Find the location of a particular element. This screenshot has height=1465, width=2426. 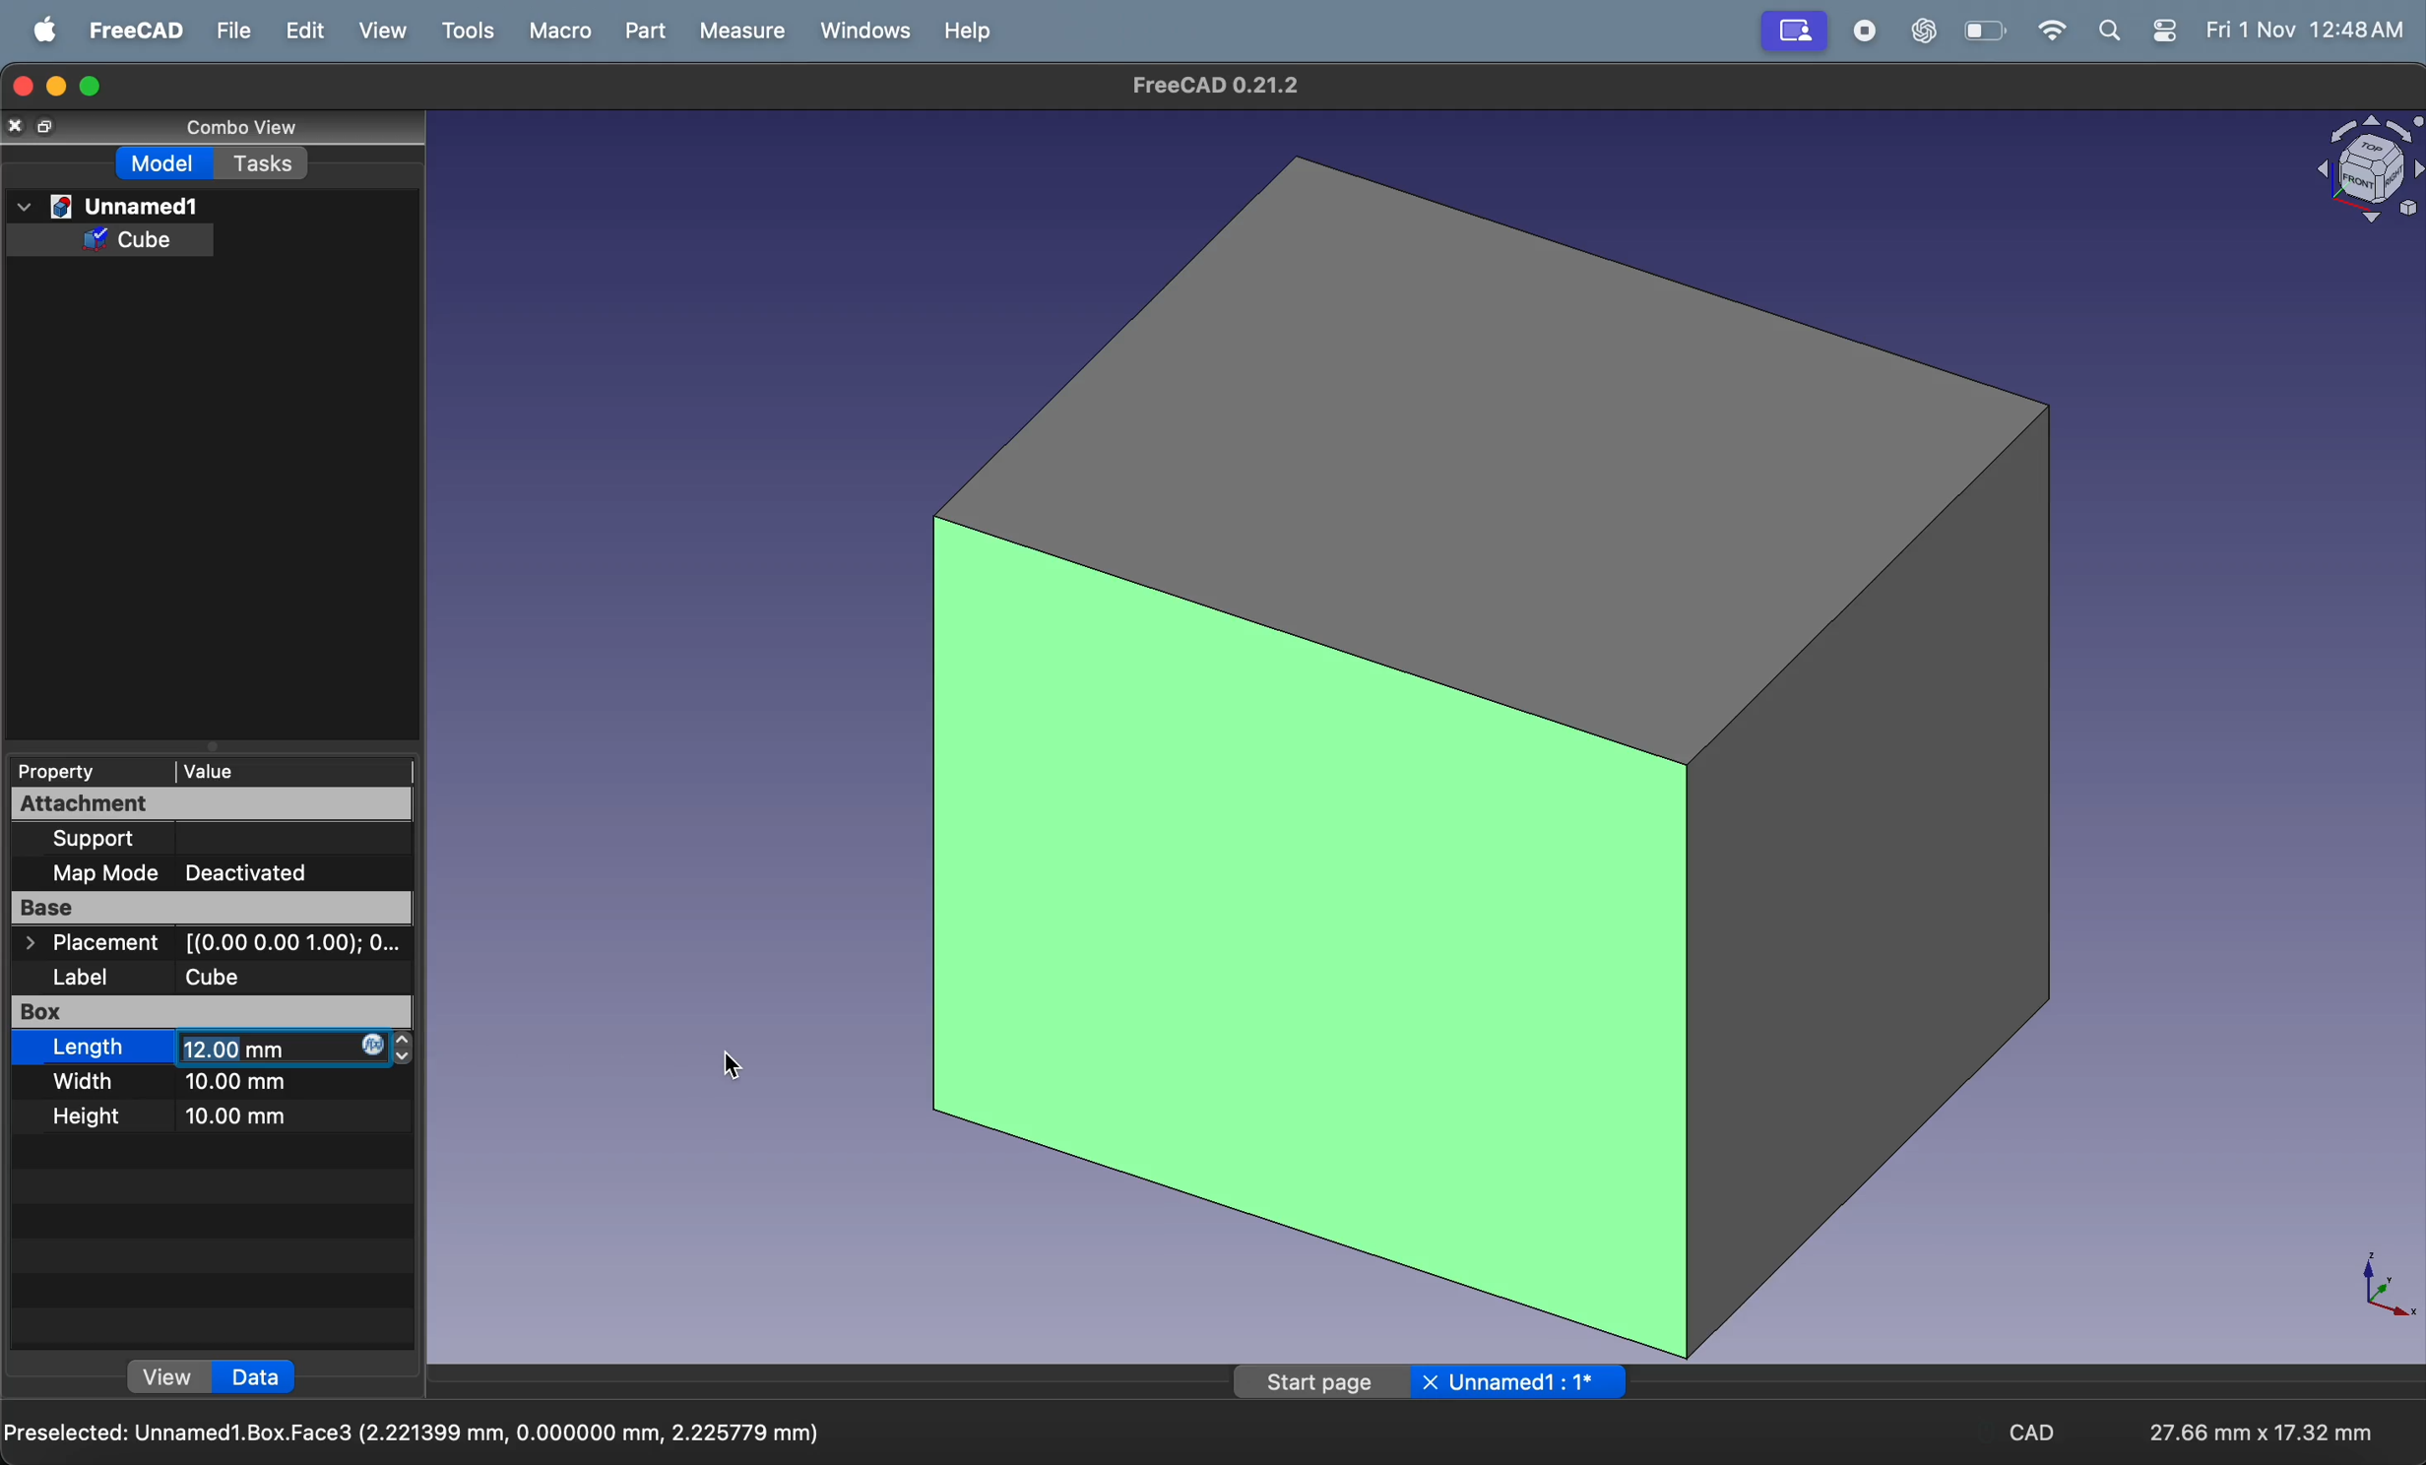

restore is located at coordinates (47, 129).